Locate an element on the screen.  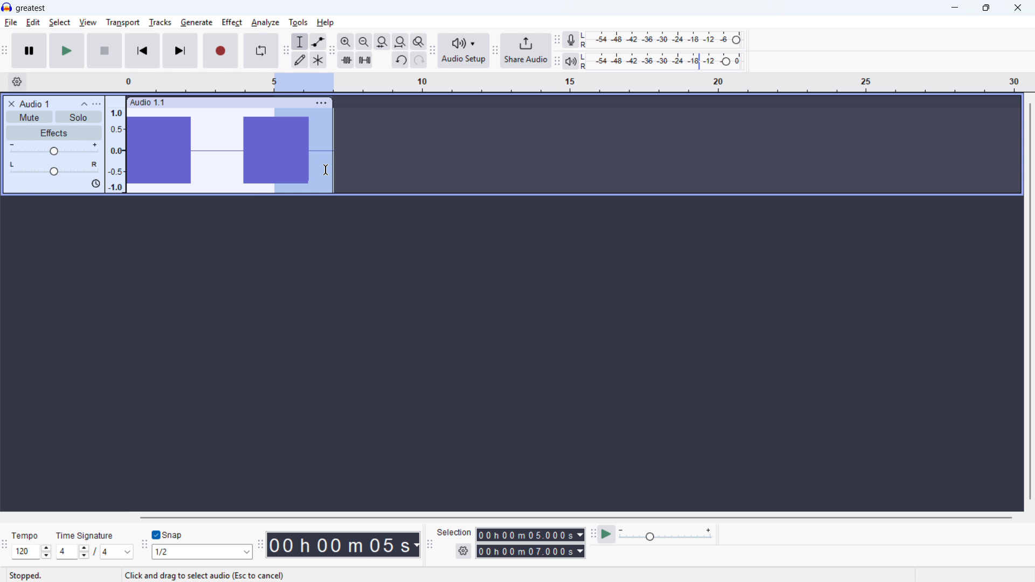
select is located at coordinates (60, 23).